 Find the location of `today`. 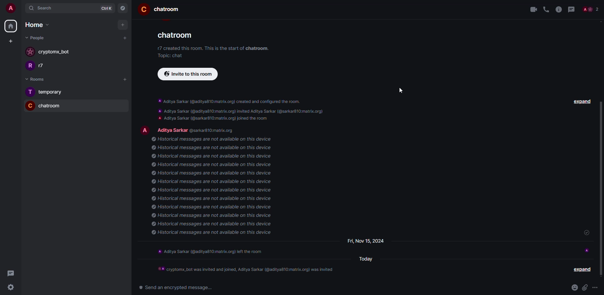

today is located at coordinates (366, 259).